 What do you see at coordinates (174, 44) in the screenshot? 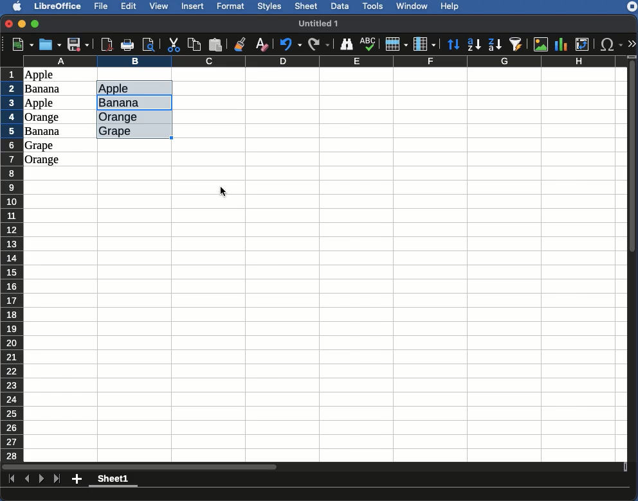
I see `Cut` at bounding box center [174, 44].